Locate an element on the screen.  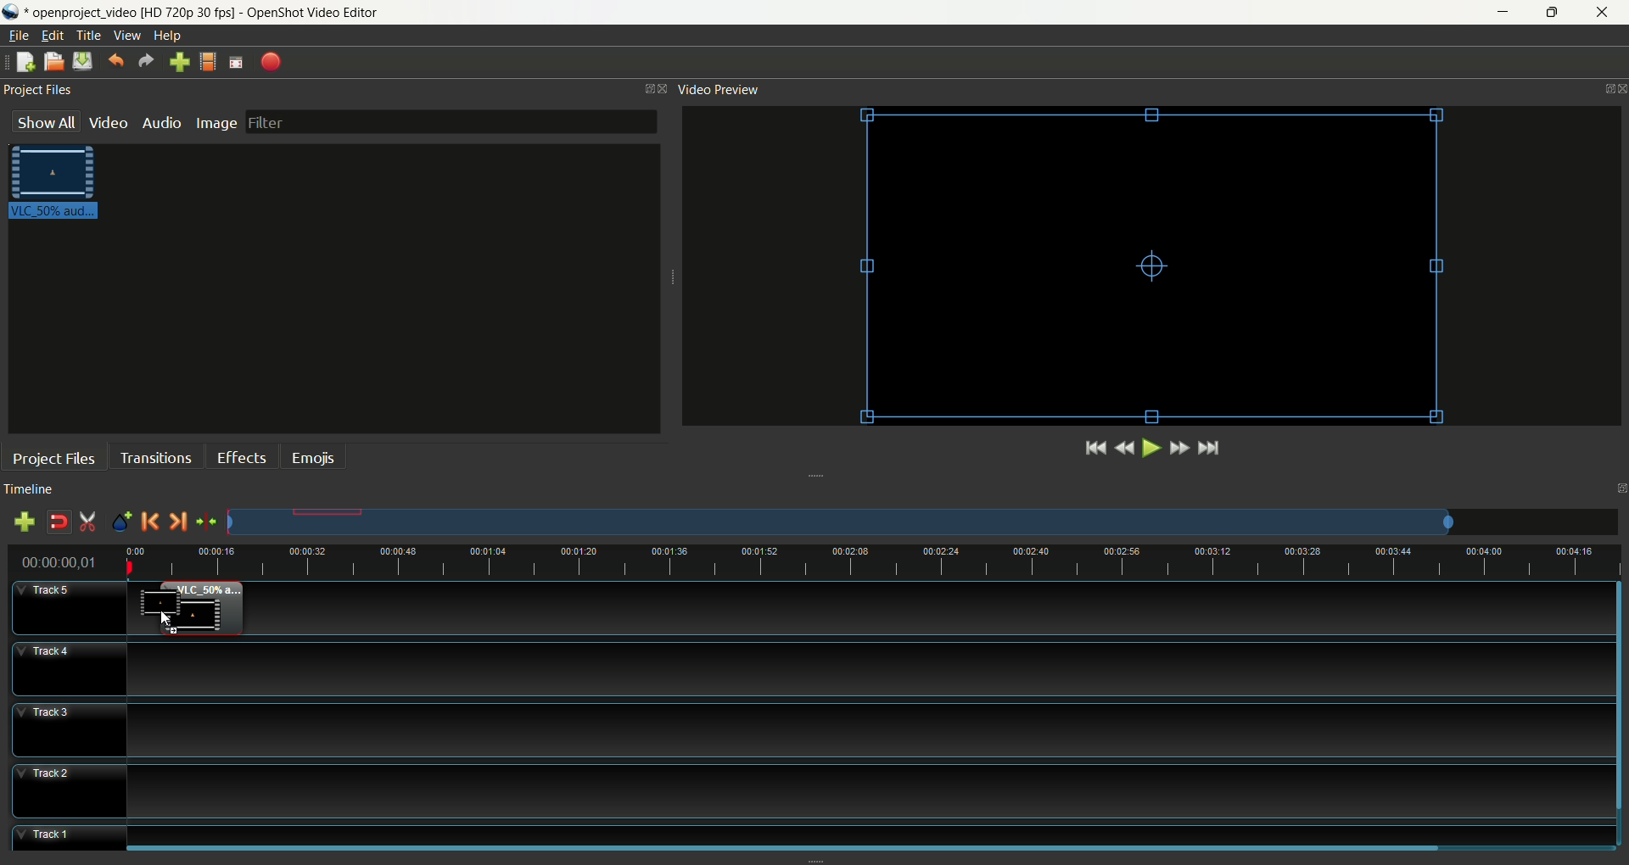
track1 is located at coordinates (814, 837).